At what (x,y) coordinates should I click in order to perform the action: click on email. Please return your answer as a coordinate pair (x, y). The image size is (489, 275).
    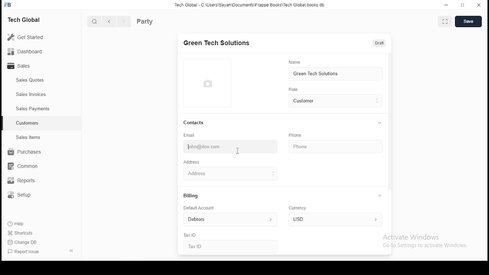
    Looking at the image, I should click on (190, 135).